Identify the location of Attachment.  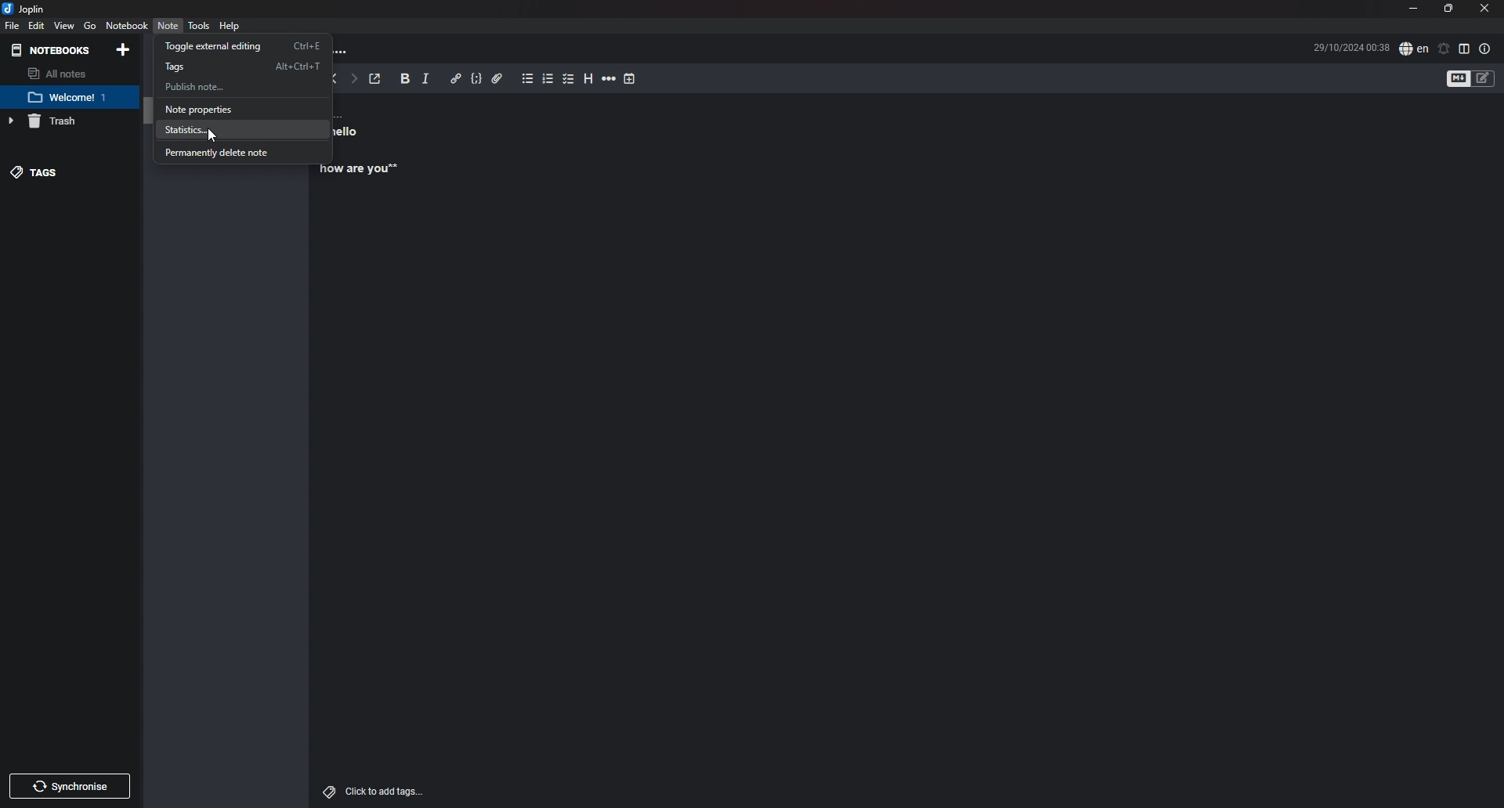
(497, 79).